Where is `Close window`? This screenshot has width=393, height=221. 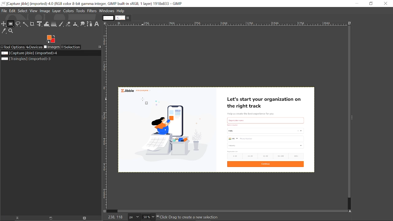
Close window is located at coordinates (386, 3).